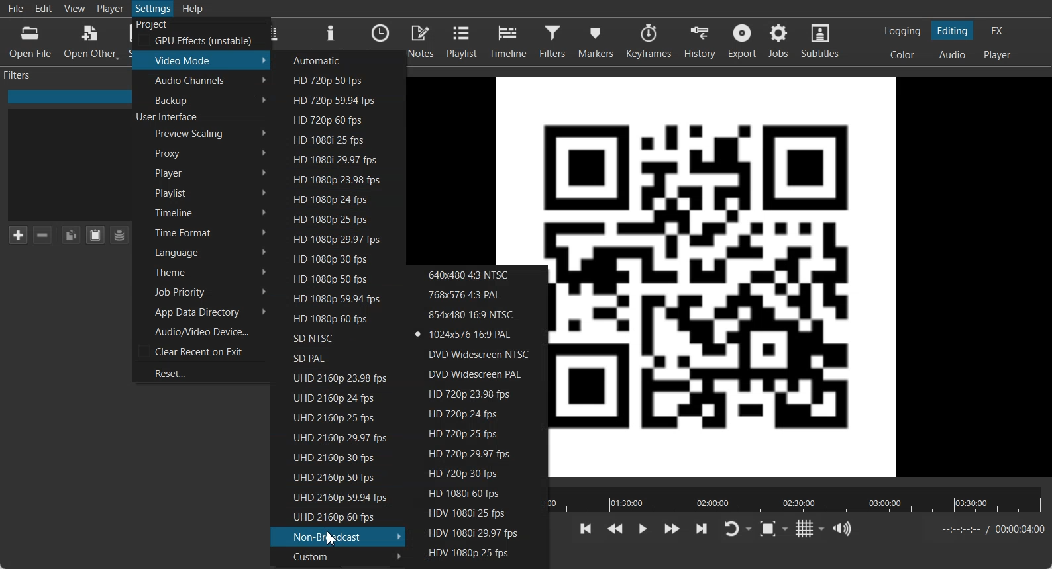  What do you see at coordinates (201, 312) in the screenshot?
I see `App Data Directory` at bounding box center [201, 312].